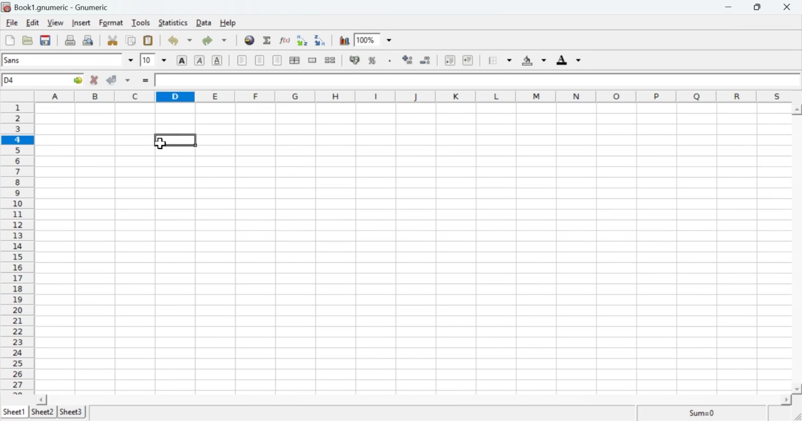 The image size is (802, 421). Describe the element at coordinates (28, 41) in the screenshot. I see `Open` at that location.